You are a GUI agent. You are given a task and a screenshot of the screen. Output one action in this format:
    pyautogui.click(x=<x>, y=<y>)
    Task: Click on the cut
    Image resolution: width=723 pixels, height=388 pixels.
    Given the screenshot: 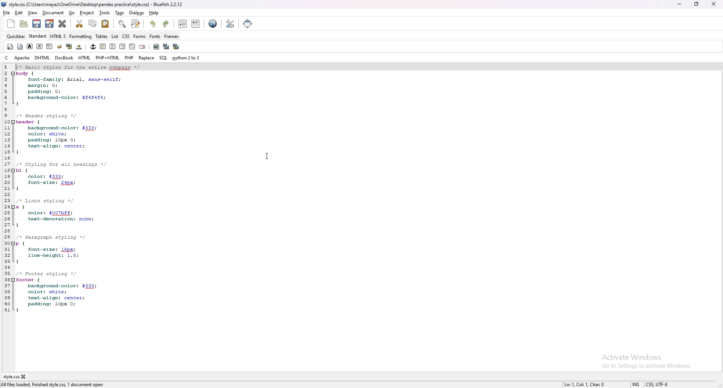 What is the action you would take?
    pyautogui.click(x=80, y=23)
    